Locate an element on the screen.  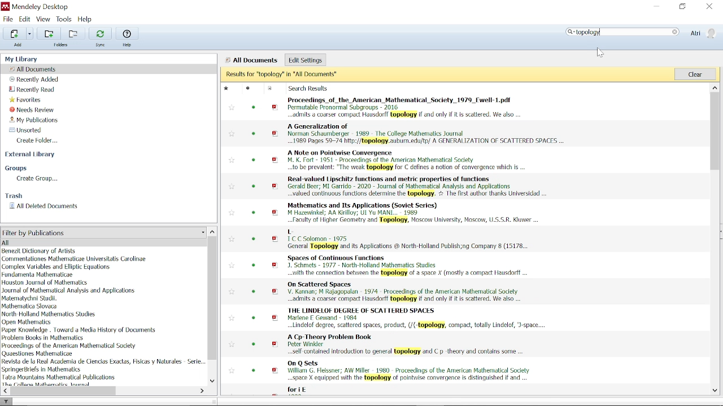
File is located at coordinates (8, 19).